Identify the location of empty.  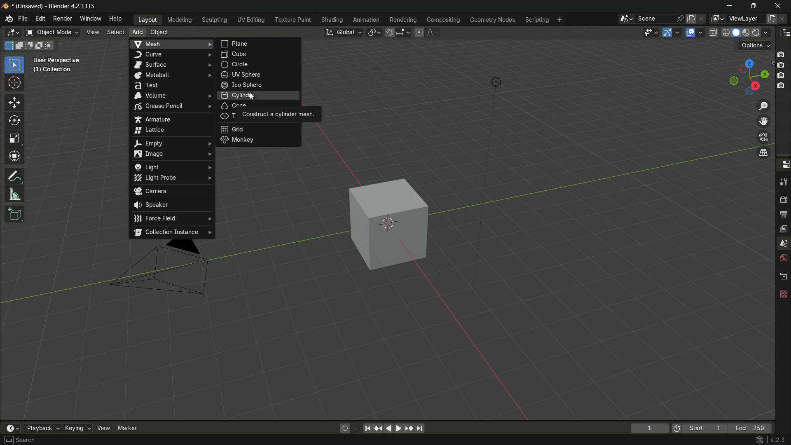
(171, 143).